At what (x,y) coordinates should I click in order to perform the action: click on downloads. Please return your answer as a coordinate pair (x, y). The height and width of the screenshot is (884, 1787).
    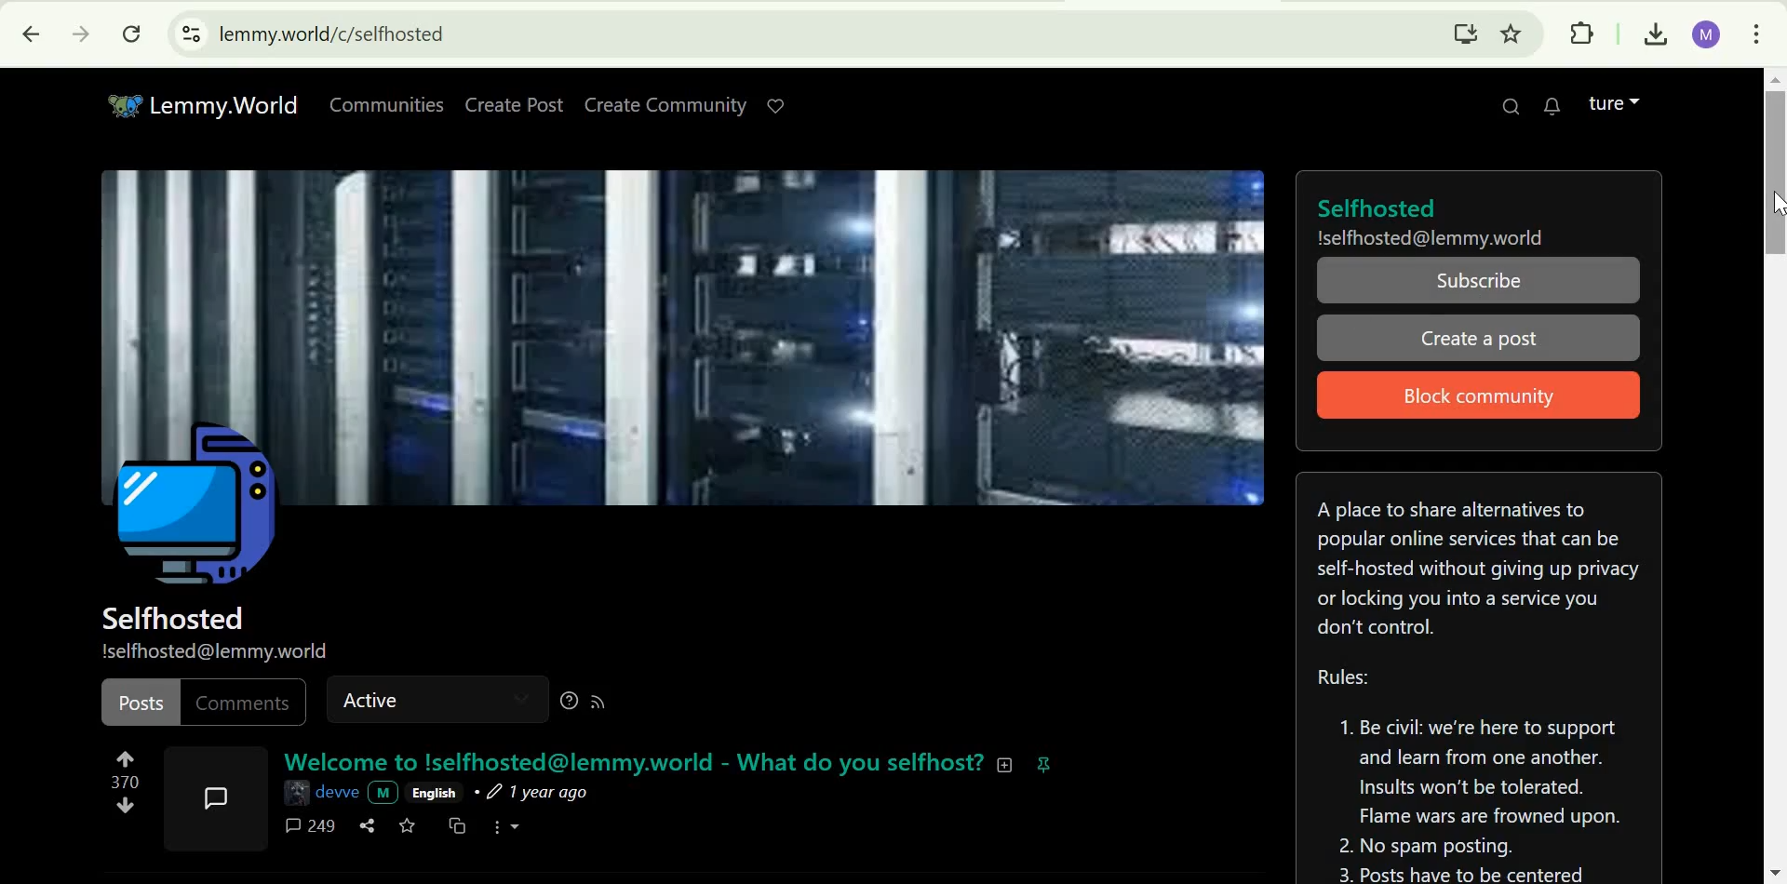
    Looking at the image, I should click on (1653, 35).